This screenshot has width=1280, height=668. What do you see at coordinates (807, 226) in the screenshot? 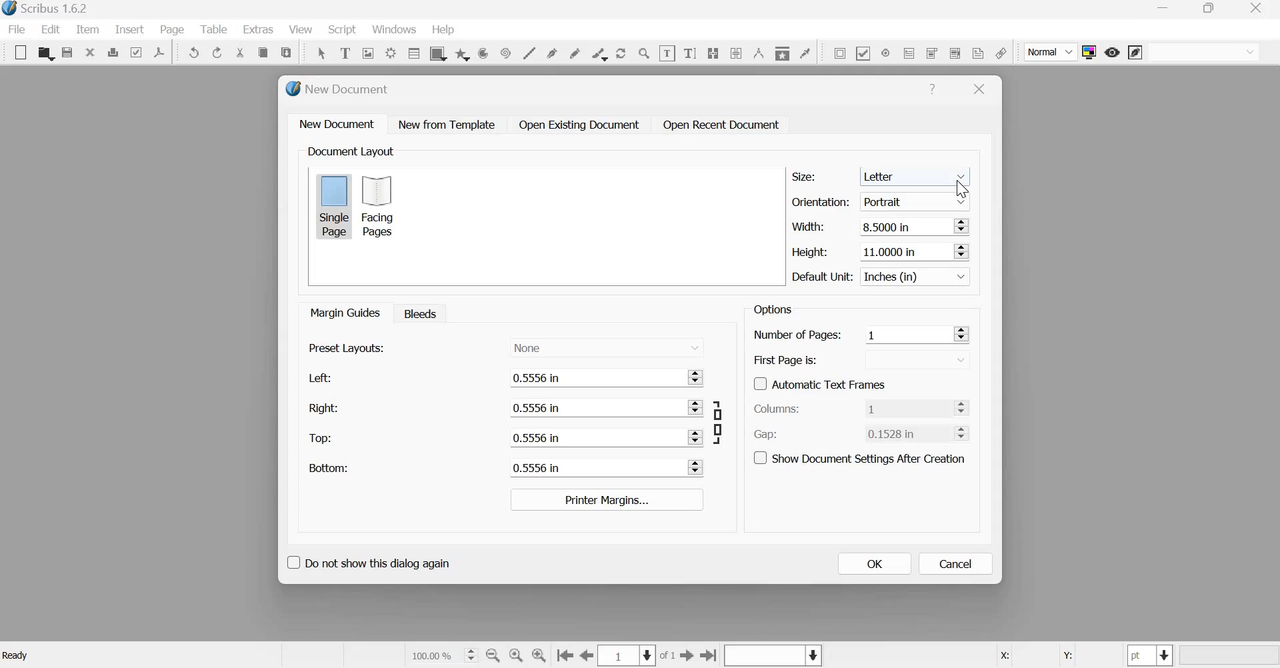
I see `Width: ` at bounding box center [807, 226].